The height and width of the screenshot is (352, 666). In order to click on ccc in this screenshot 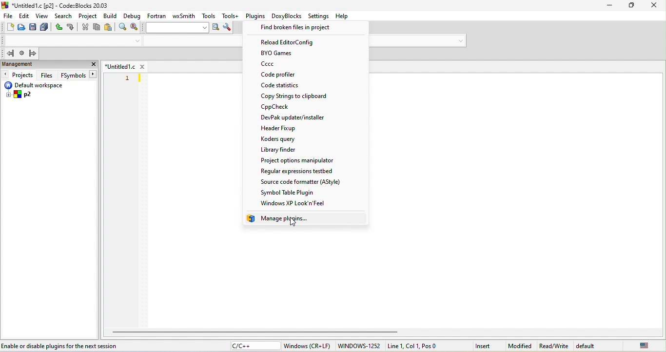, I will do `click(286, 65)`.